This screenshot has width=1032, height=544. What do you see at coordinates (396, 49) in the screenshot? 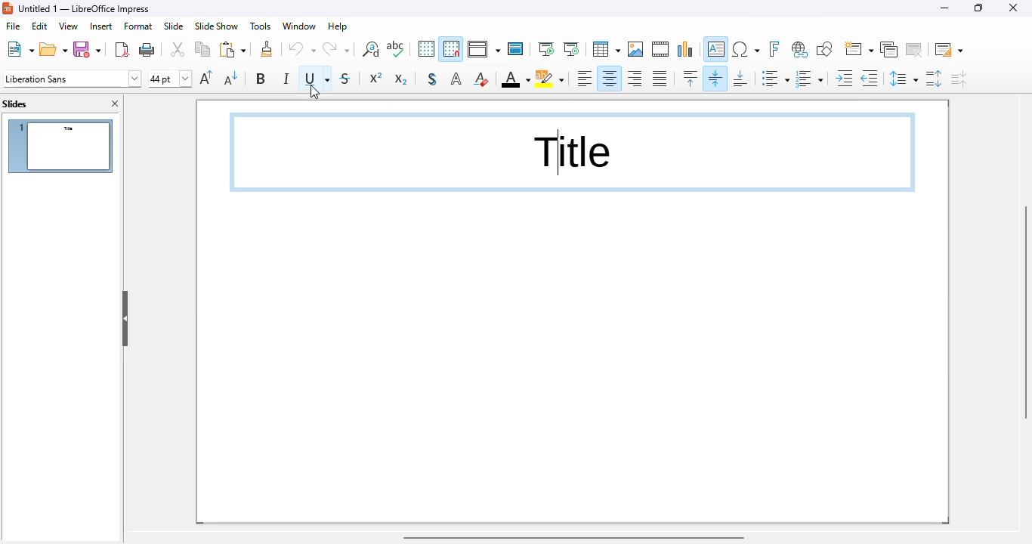
I see `spelling` at bounding box center [396, 49].